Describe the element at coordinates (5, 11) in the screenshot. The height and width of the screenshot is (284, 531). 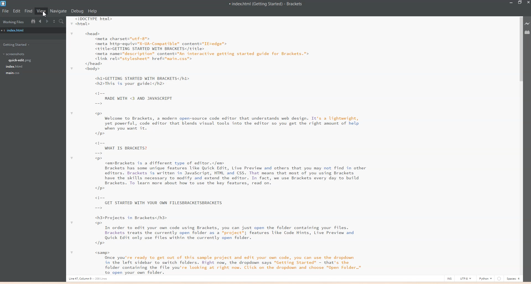
I see `File` at that location.